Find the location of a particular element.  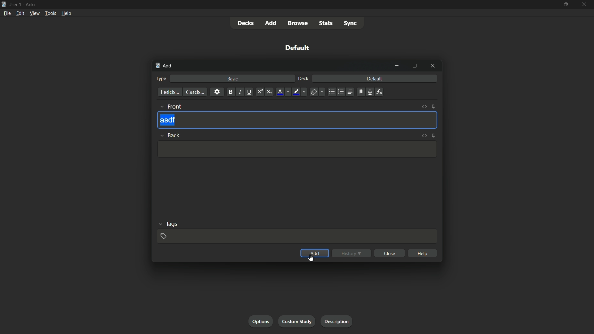

toggle sticky is located at coordinates (434, 107).